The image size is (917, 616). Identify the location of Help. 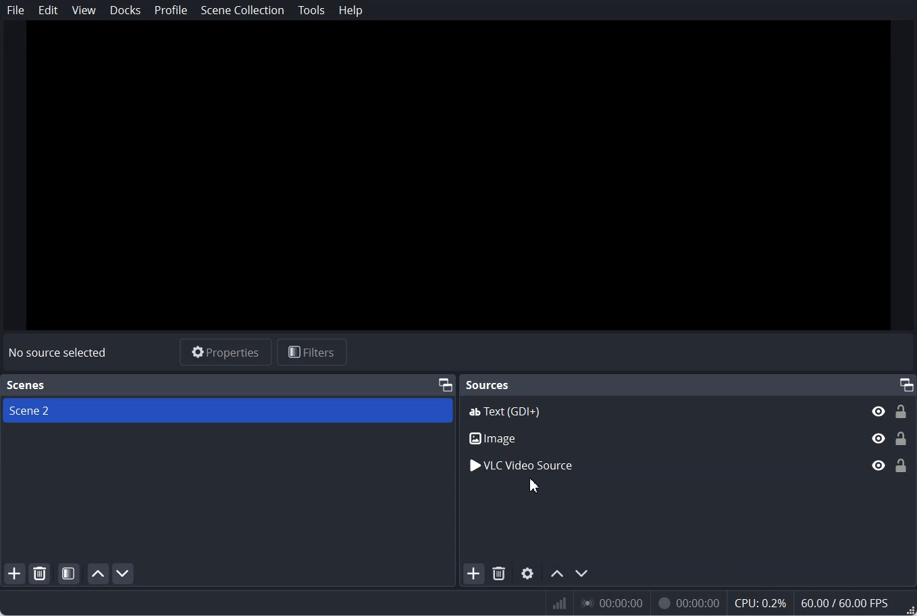
(351, 11).